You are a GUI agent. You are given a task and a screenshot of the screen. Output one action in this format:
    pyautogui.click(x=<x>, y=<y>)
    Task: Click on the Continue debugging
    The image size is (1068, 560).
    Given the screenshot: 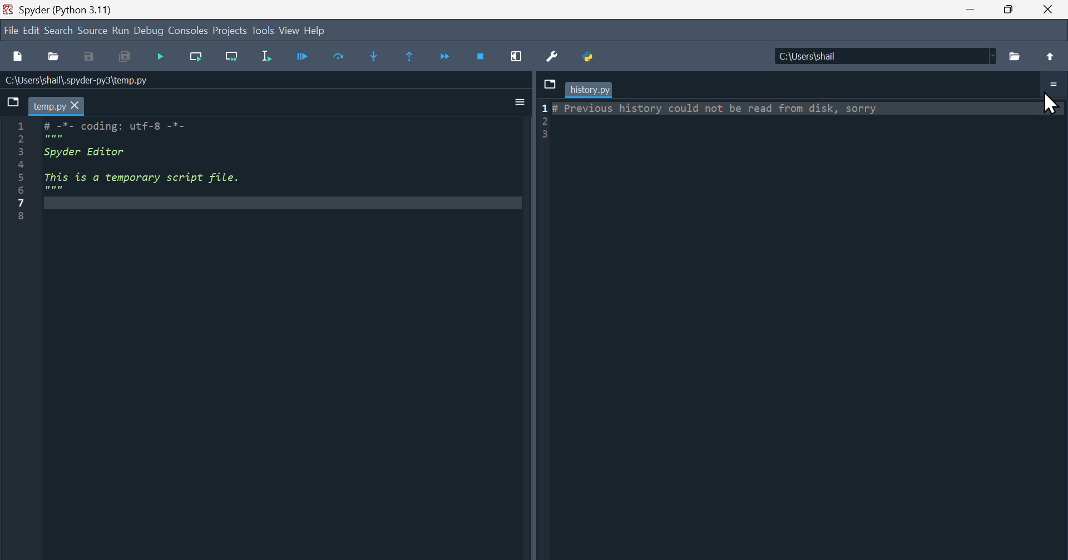 What is the action you would take?
    pyautogui.click(x=309, y=56)
    